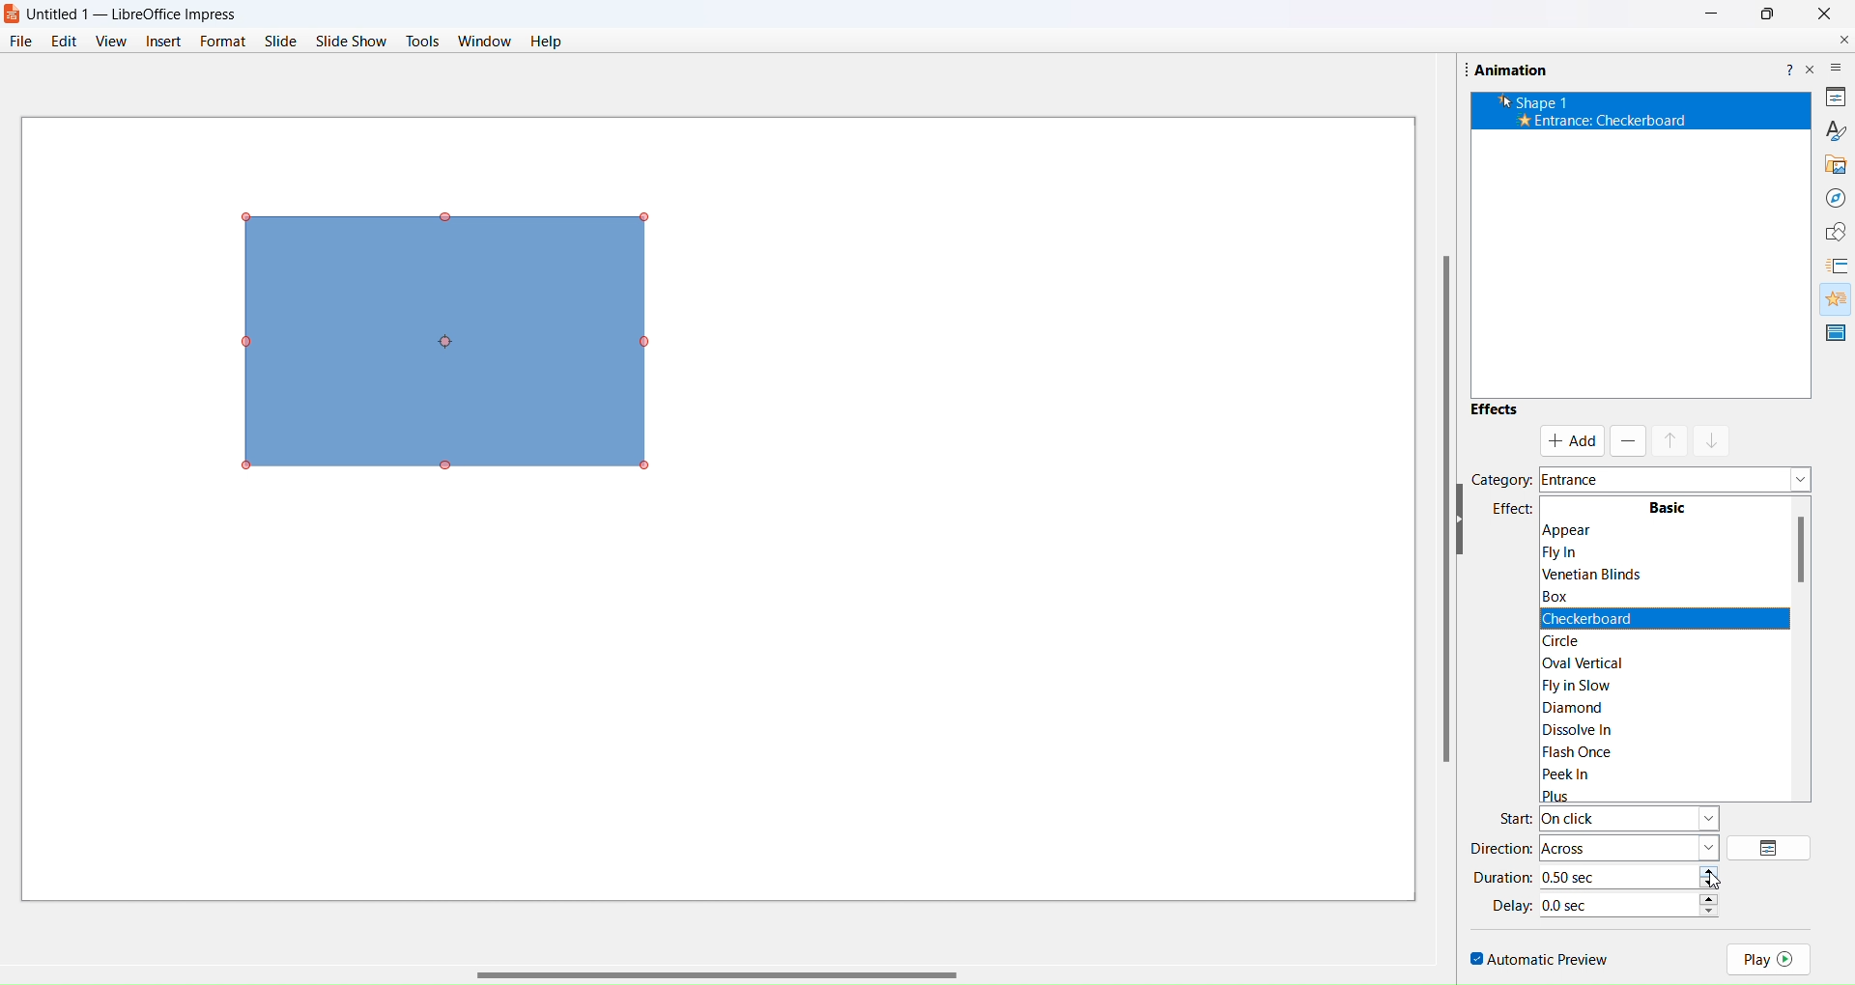  I want to click on play, so click(1770, 957).